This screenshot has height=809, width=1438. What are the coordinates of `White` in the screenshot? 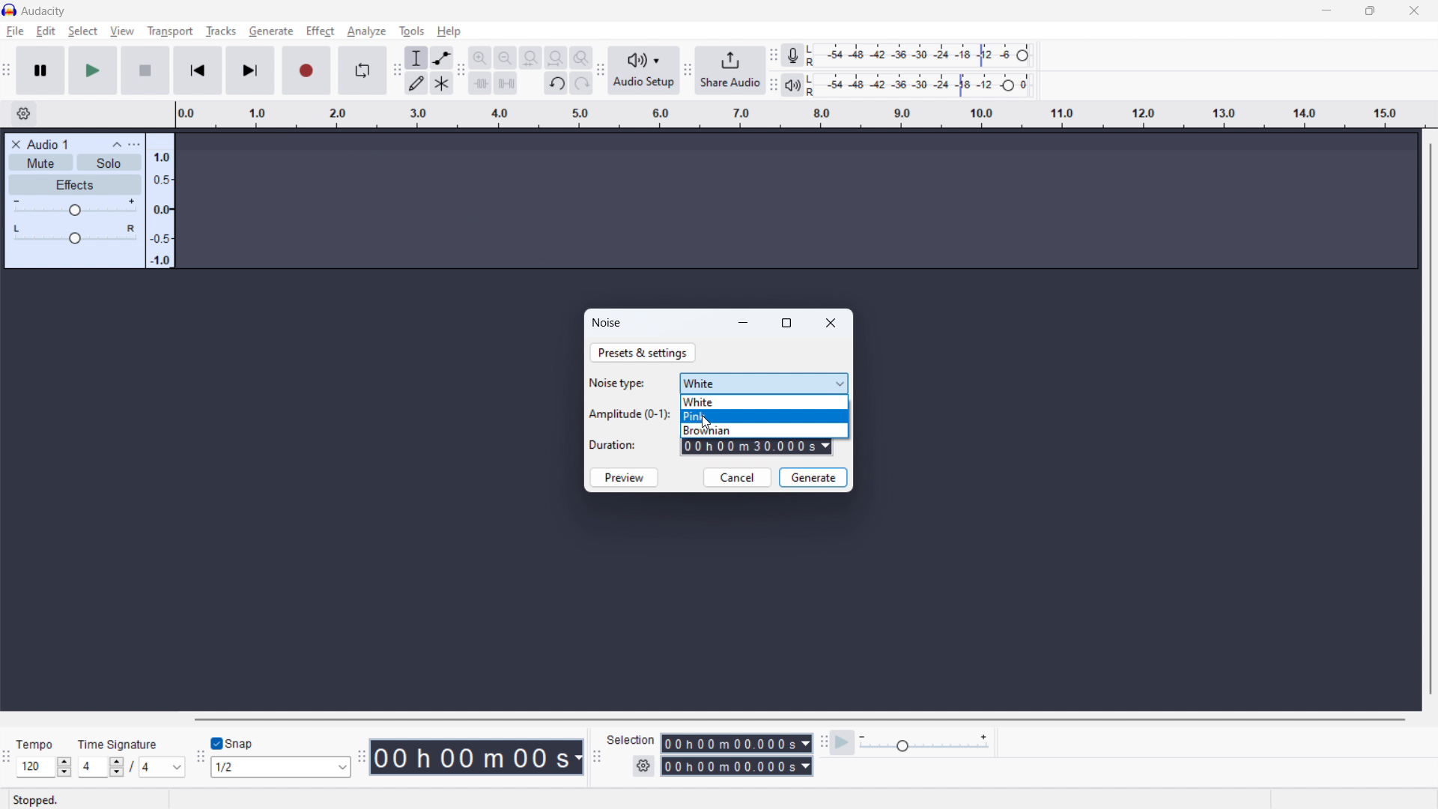 It's located at (765, 402).